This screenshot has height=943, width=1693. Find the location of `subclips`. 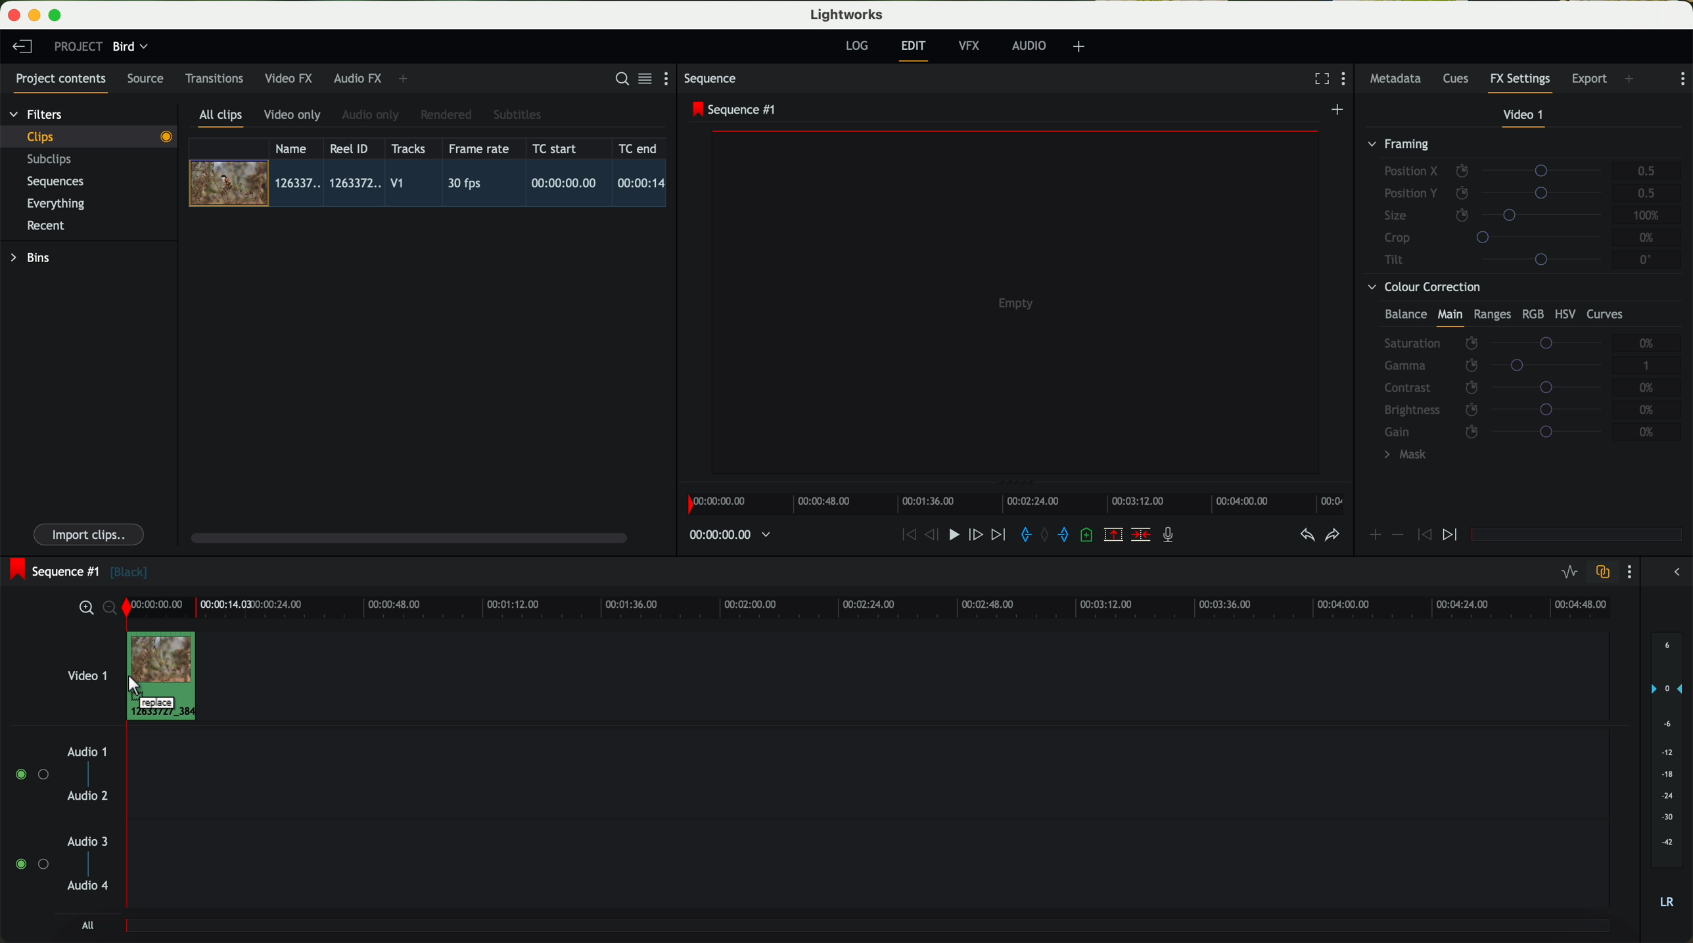

subclips is located at coordinates (53, 160).